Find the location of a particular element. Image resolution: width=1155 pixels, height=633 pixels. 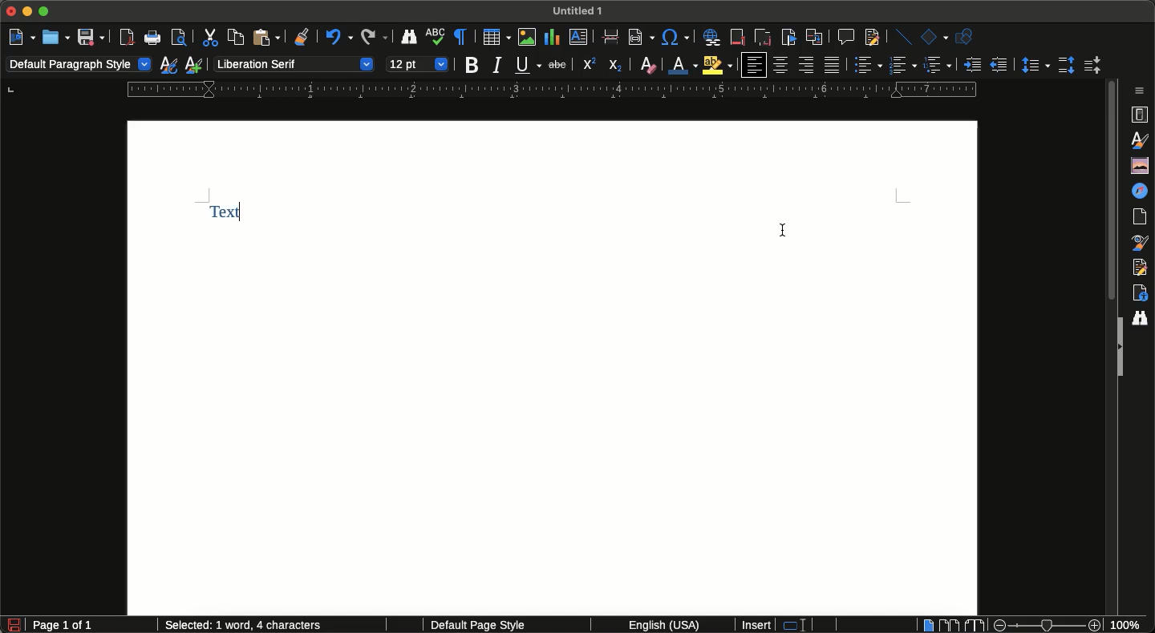

Clone formatting is located at coordinates (303, 38).